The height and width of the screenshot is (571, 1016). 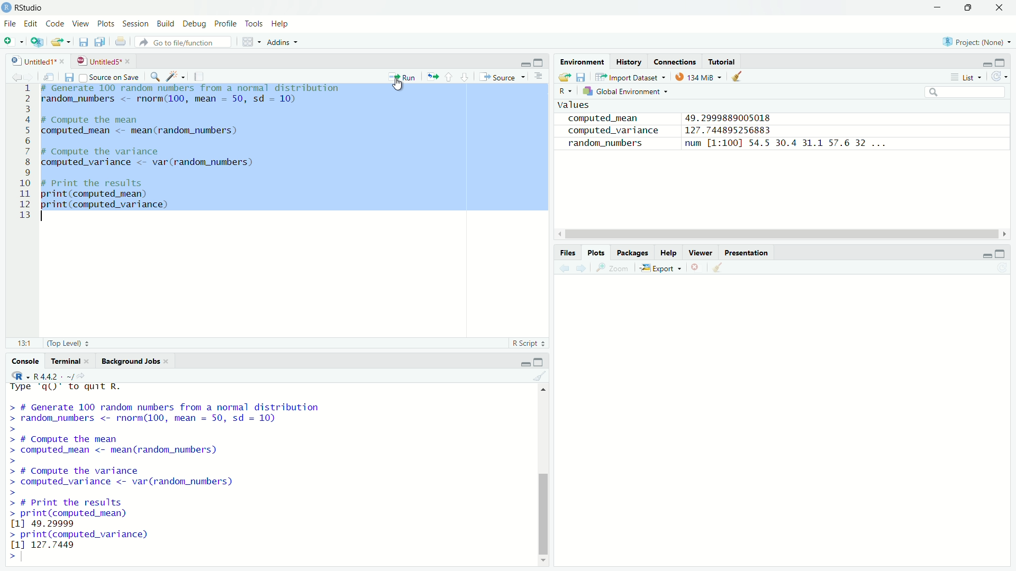 What do you see at coordinates (21, 344) in the screenshot?
I see `12:25` at bounding box center [21, 344].